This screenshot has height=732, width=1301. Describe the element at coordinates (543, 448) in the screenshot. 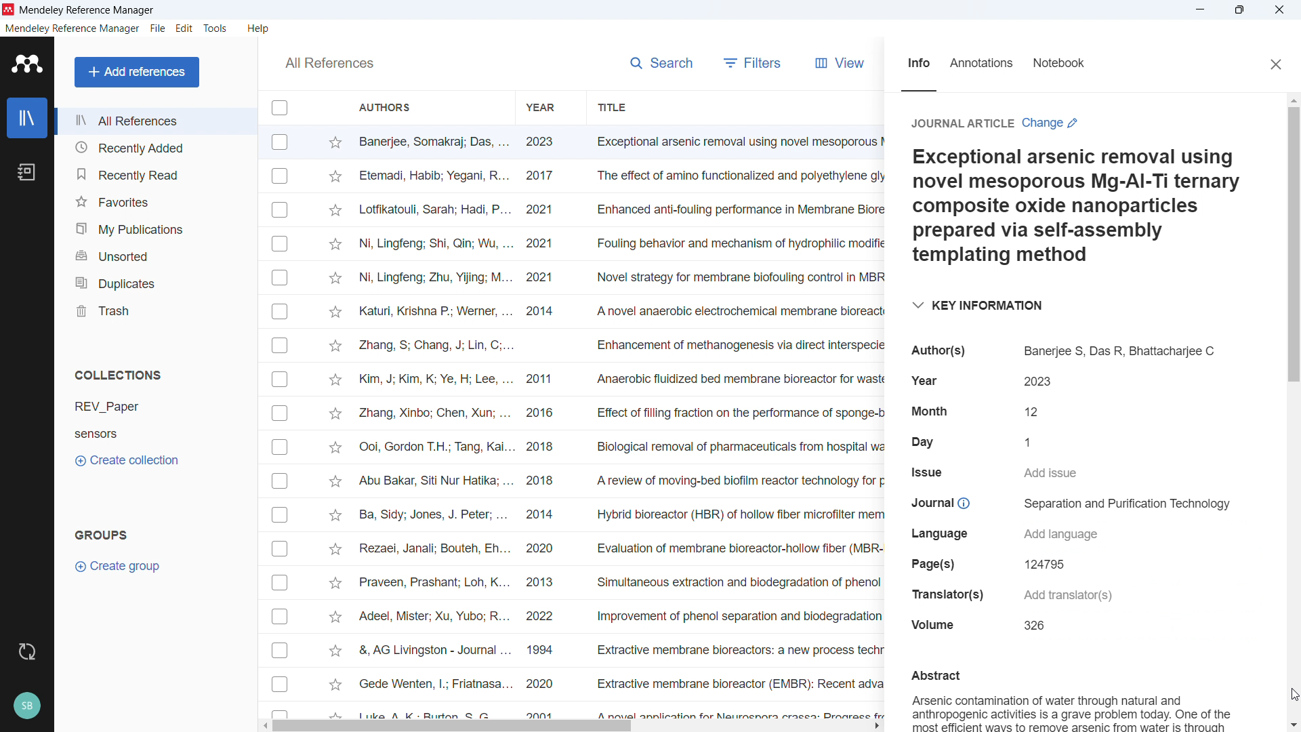

I see `2018` at that location.